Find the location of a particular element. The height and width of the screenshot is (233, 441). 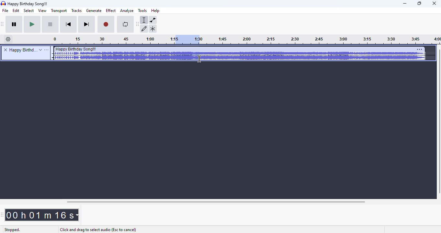

play is located at coordinates (32, 25).